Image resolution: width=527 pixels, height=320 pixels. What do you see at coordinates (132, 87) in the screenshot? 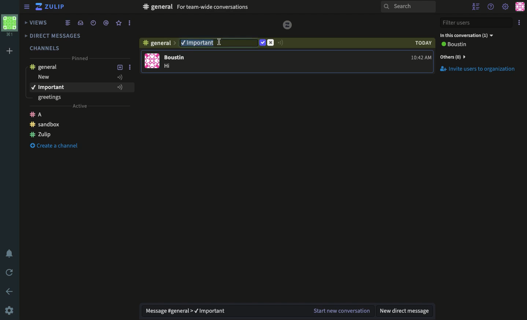
I see `More Options` at bounding box center [132, 87].